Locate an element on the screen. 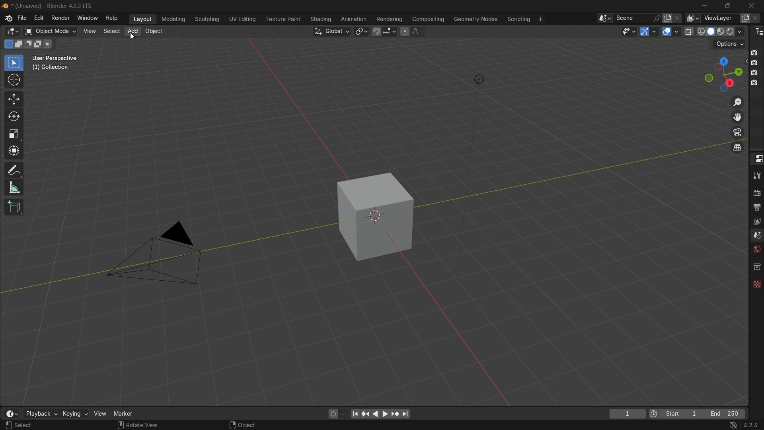 The height and width of the screenshot is (430, 764). capture is located at coordinates (754, 83).